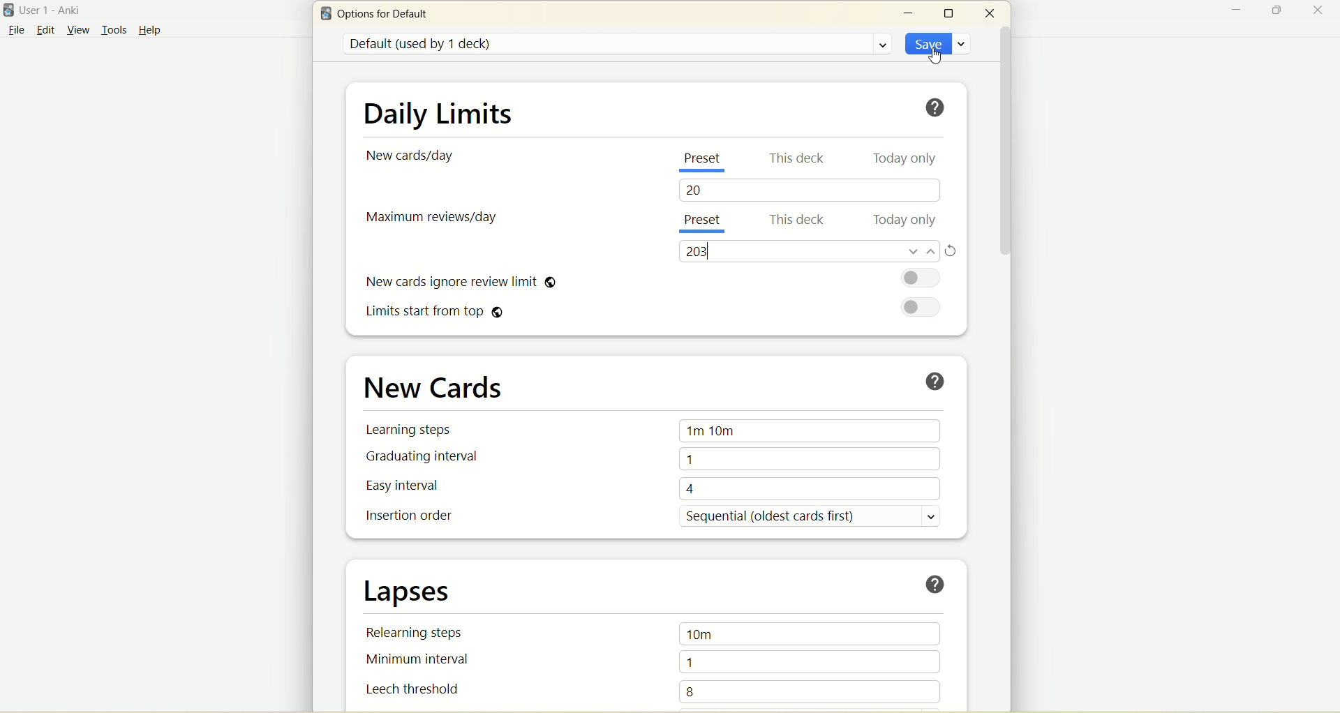  I want to click on minimize, so click(1236, 8).